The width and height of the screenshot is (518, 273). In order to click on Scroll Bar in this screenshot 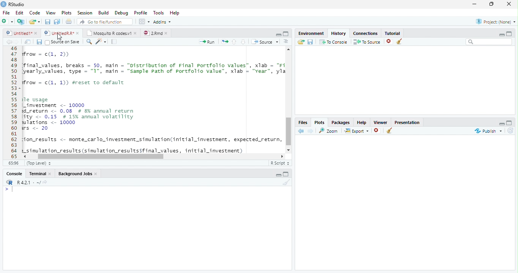, I will do `click(289, 132)`.